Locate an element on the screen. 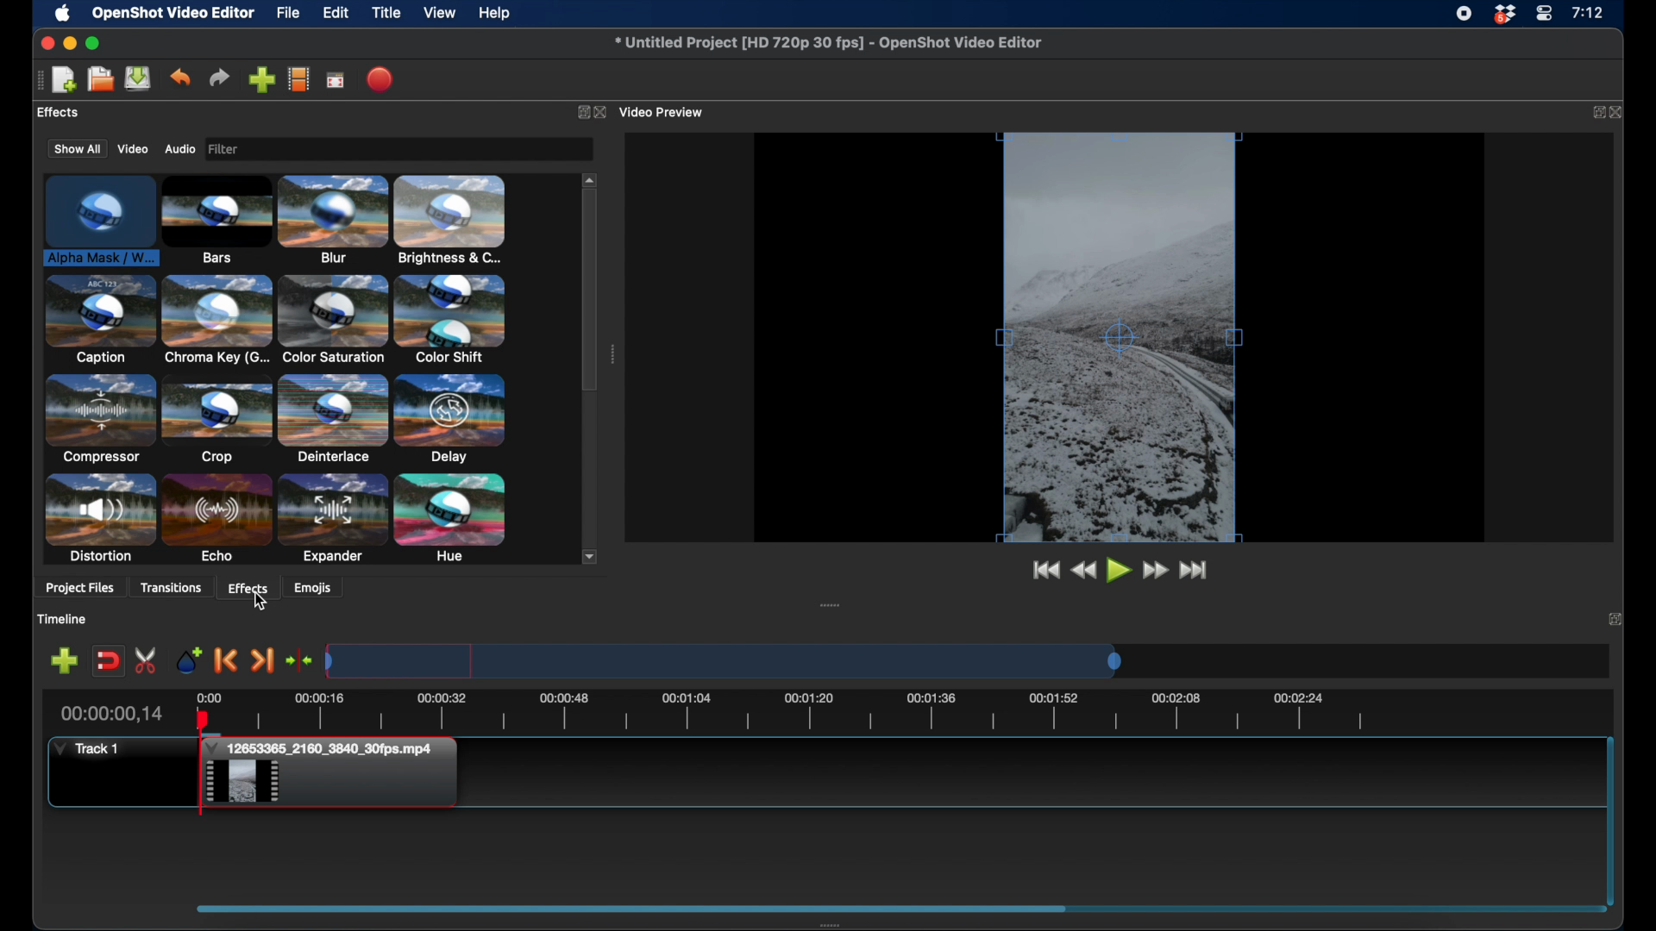 The width and height of the screenshot is (1656, 931). save project is located at coordinates (138, 78).